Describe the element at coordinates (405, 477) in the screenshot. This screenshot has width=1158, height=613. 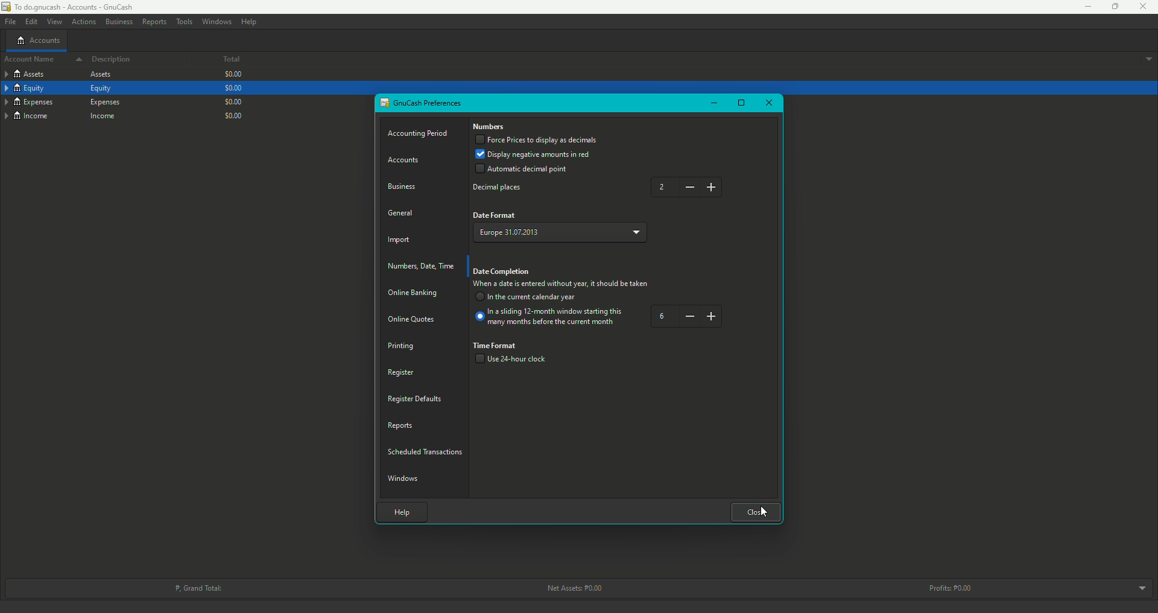
I see `Windows` at that location.